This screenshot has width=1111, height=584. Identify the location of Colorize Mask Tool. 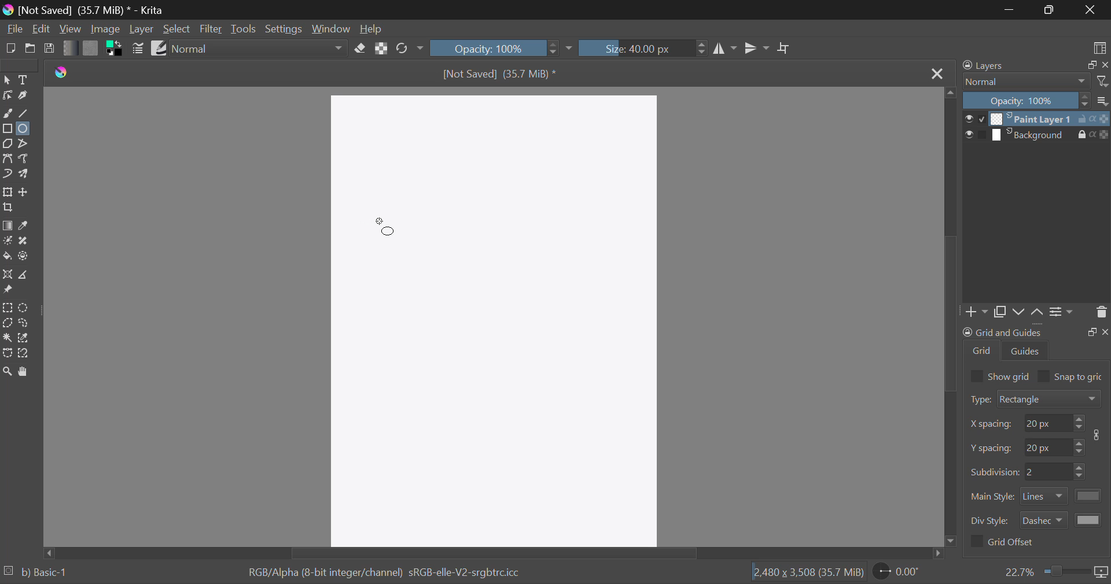
(8, 241).